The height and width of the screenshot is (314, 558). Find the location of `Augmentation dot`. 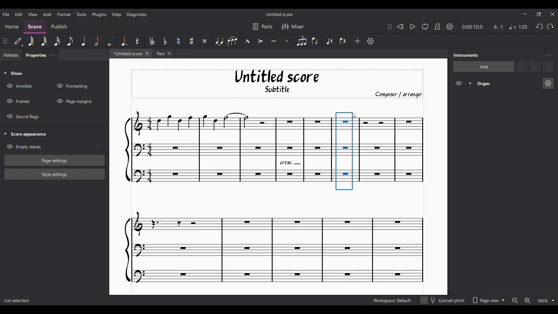

Augmentation dot is located at coordinates (124, 41).